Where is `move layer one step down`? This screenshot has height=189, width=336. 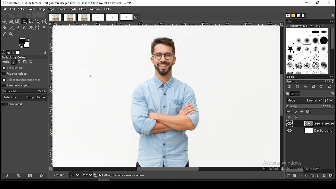 move layer one step down is located at coordinates (306, 176).